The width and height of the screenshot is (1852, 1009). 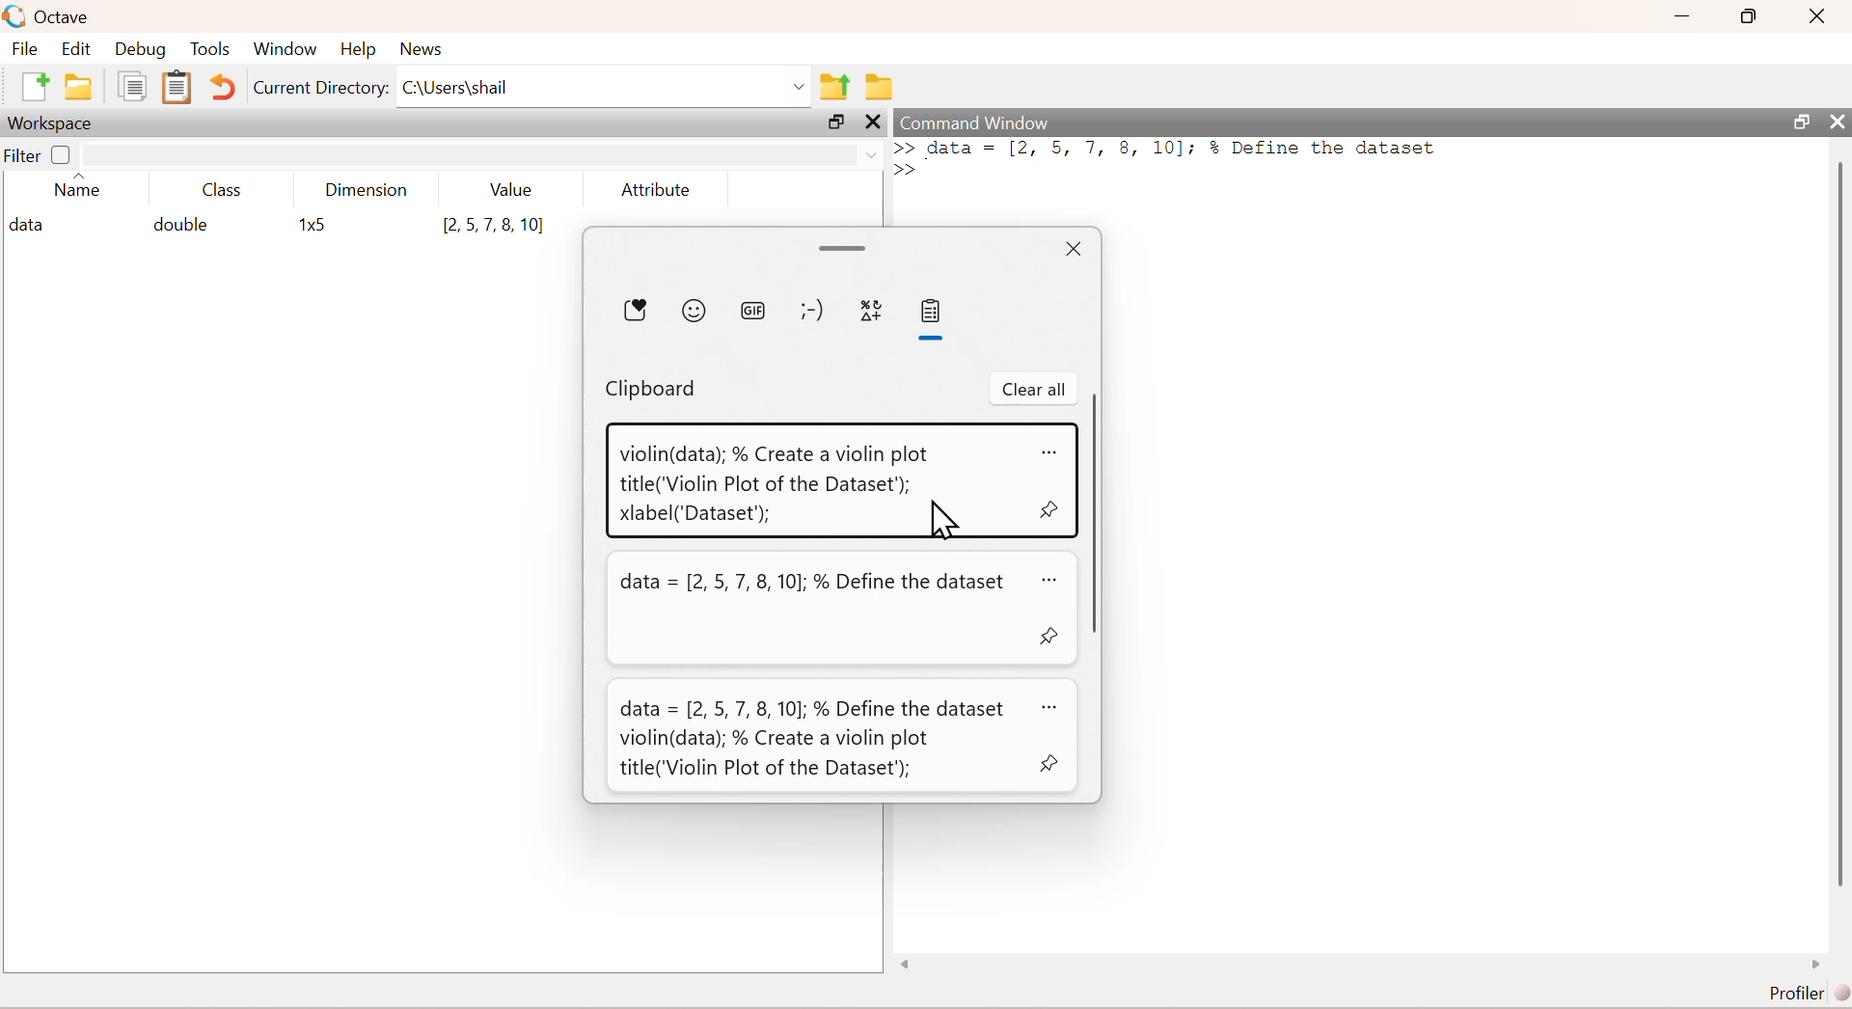 What do you see at coordinates (178, 224) in the screenshot?
I see `double` at bounding box center [178, 224].